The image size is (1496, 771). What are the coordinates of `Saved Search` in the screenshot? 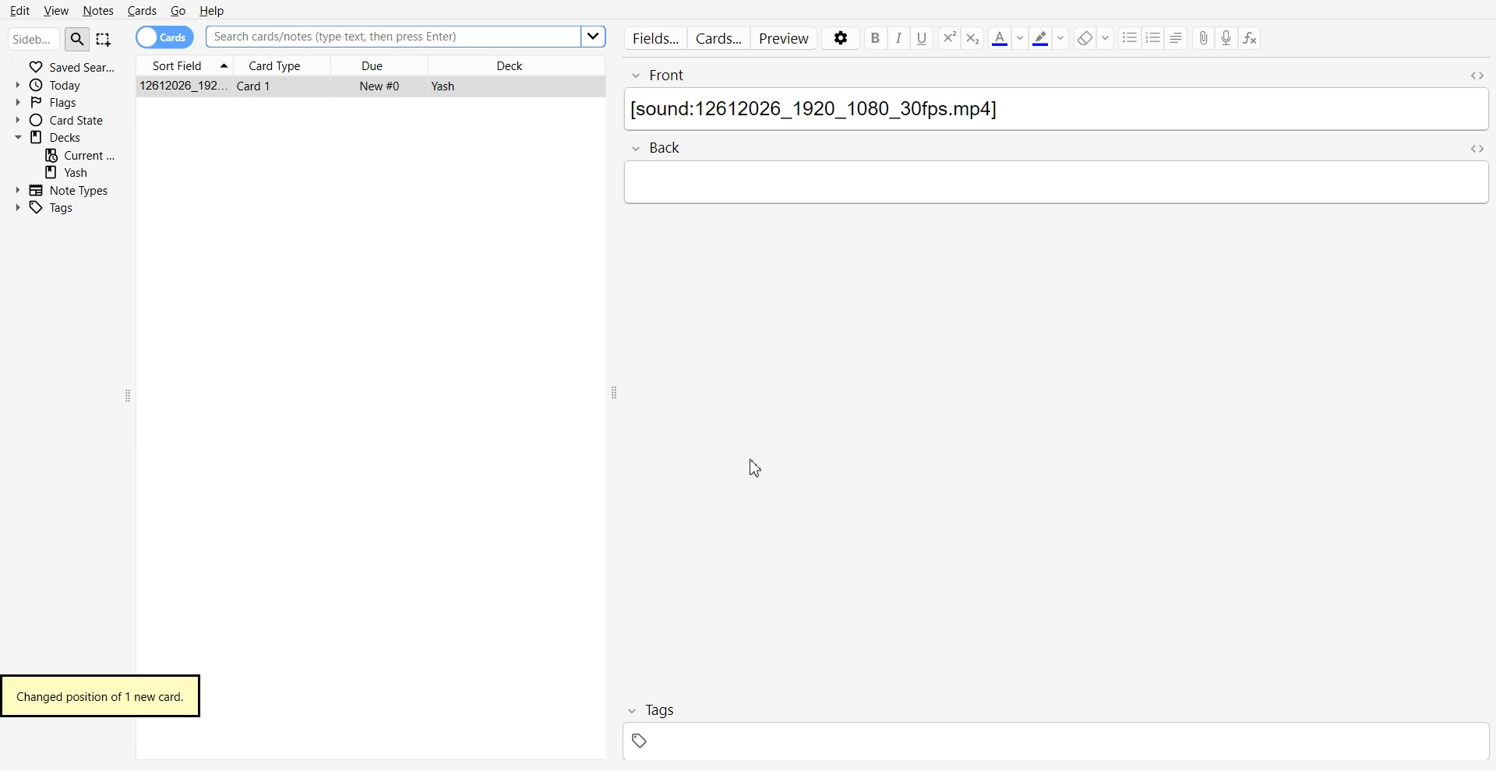 It's located at (66, 66).